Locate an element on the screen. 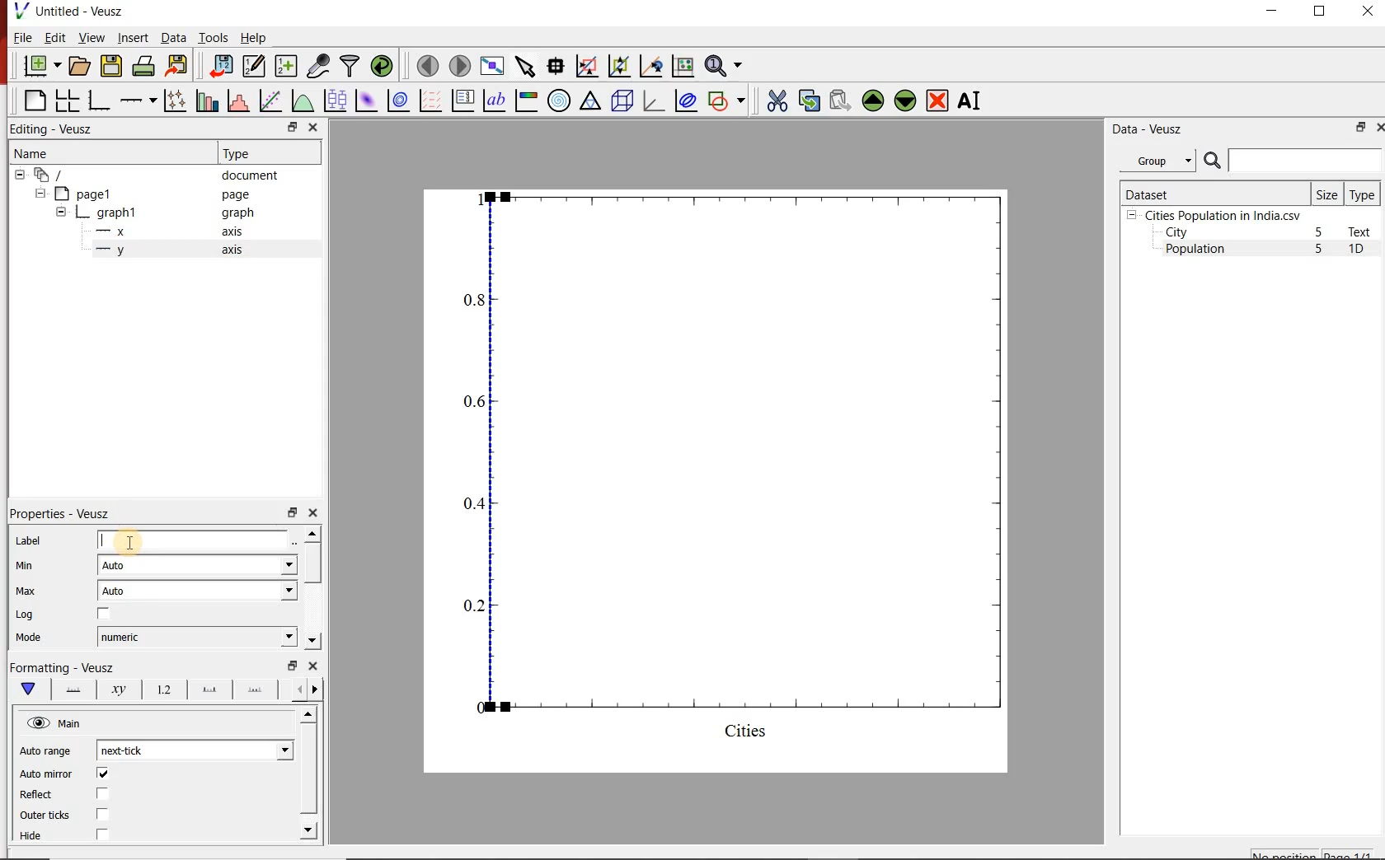  copy the selected widget is located at coordinates (808, 99).